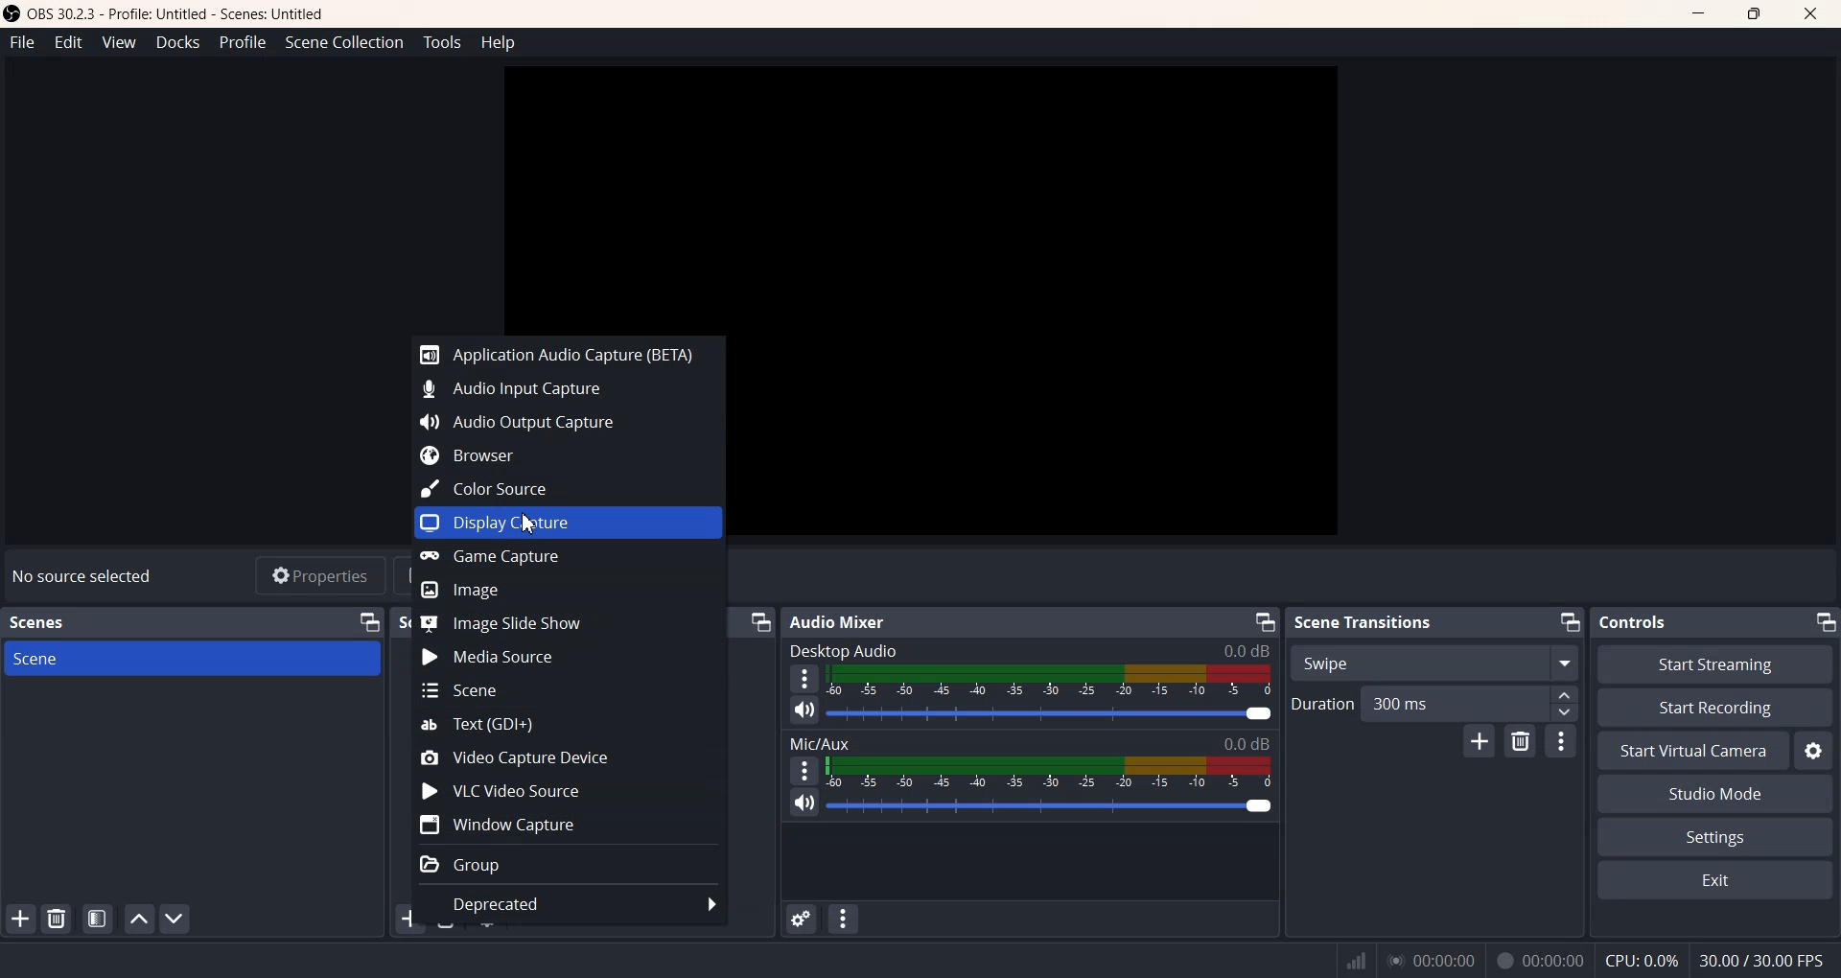  I want to click on Audio Input Capture, so click(566, 390).